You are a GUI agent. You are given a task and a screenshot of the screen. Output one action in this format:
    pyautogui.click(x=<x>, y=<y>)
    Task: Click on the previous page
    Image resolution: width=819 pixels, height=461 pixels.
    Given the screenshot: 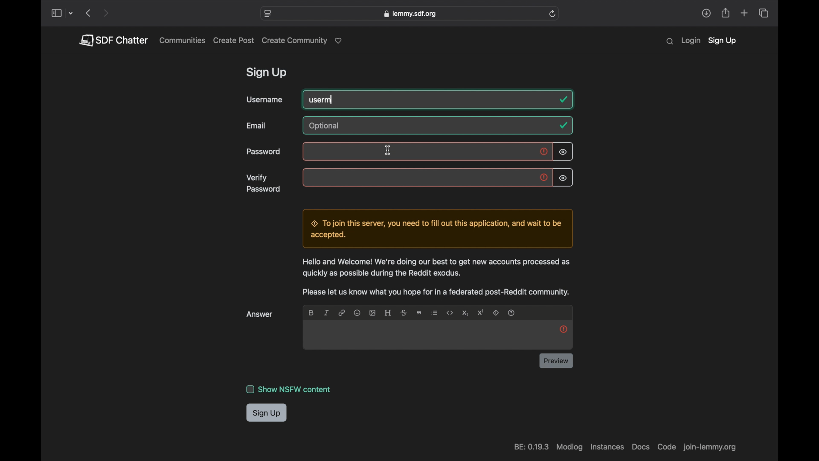 What is the action you would take?
    pyautogui.click(x=88, y=13)
    